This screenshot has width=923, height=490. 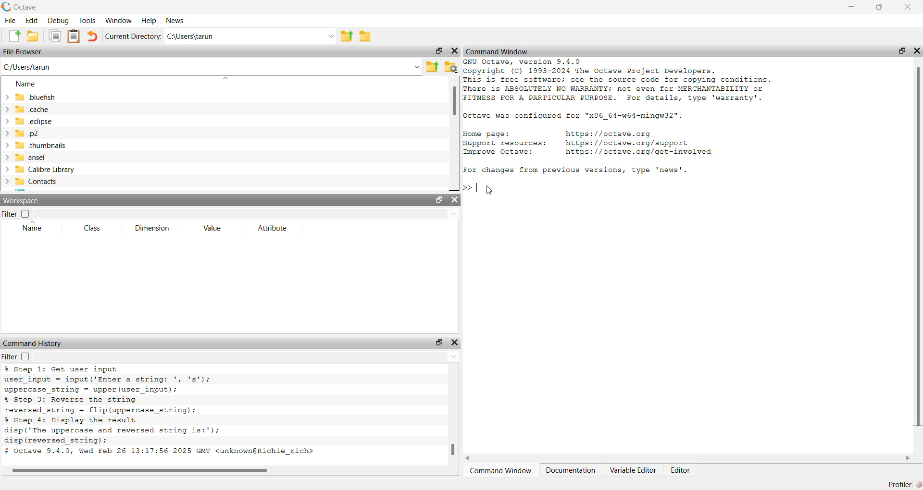 What do you see at coordinates (488, 191) in the screenshot?
I see `cursor` at bounding box center [488, 191].